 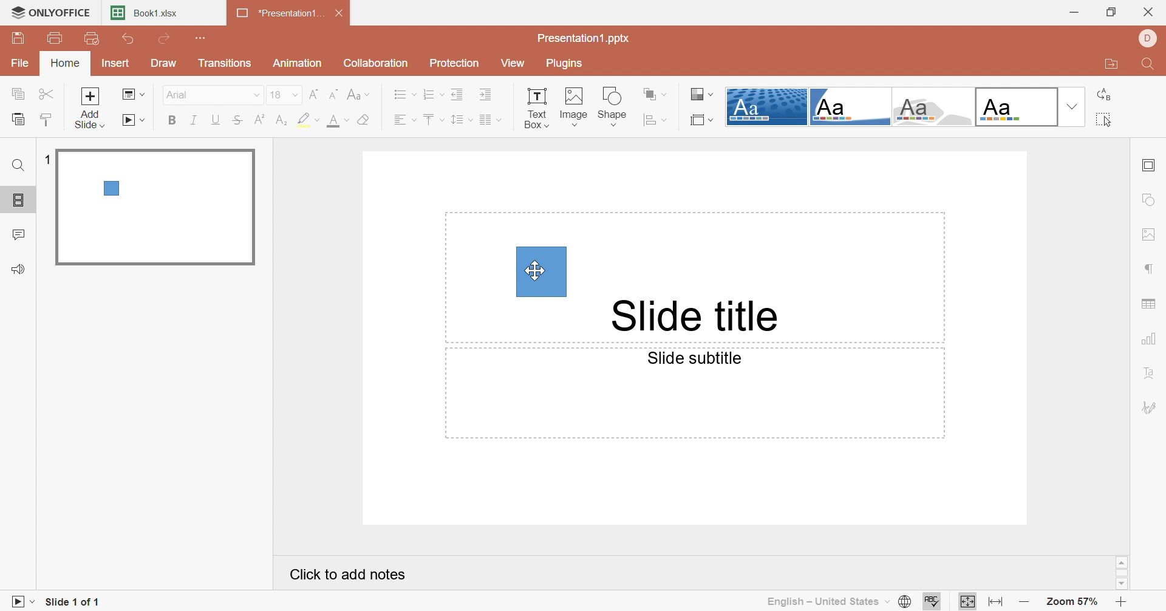 I want to click on View, so click(x=511, y=64).